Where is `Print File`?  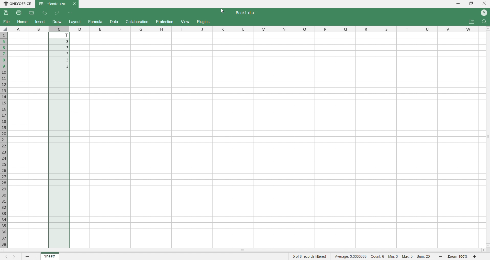
Print File is located at coordinates (20, 13).